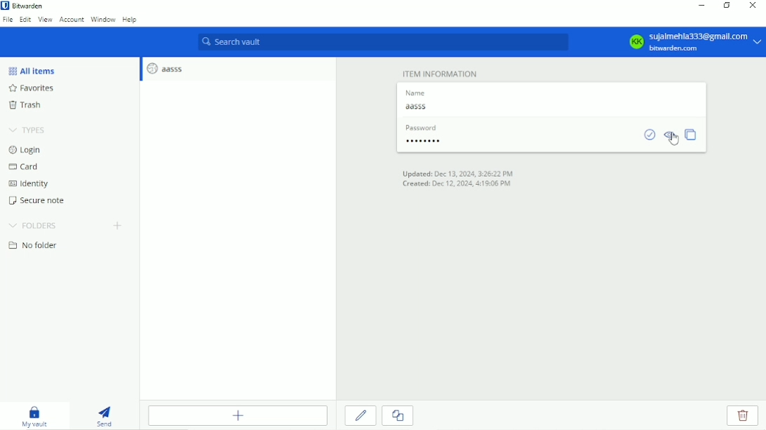 The width and height of the screenshot is (766, 430). Describe the element at coordinates (236, 416) in the screenshot. I see `Add item` at that location.